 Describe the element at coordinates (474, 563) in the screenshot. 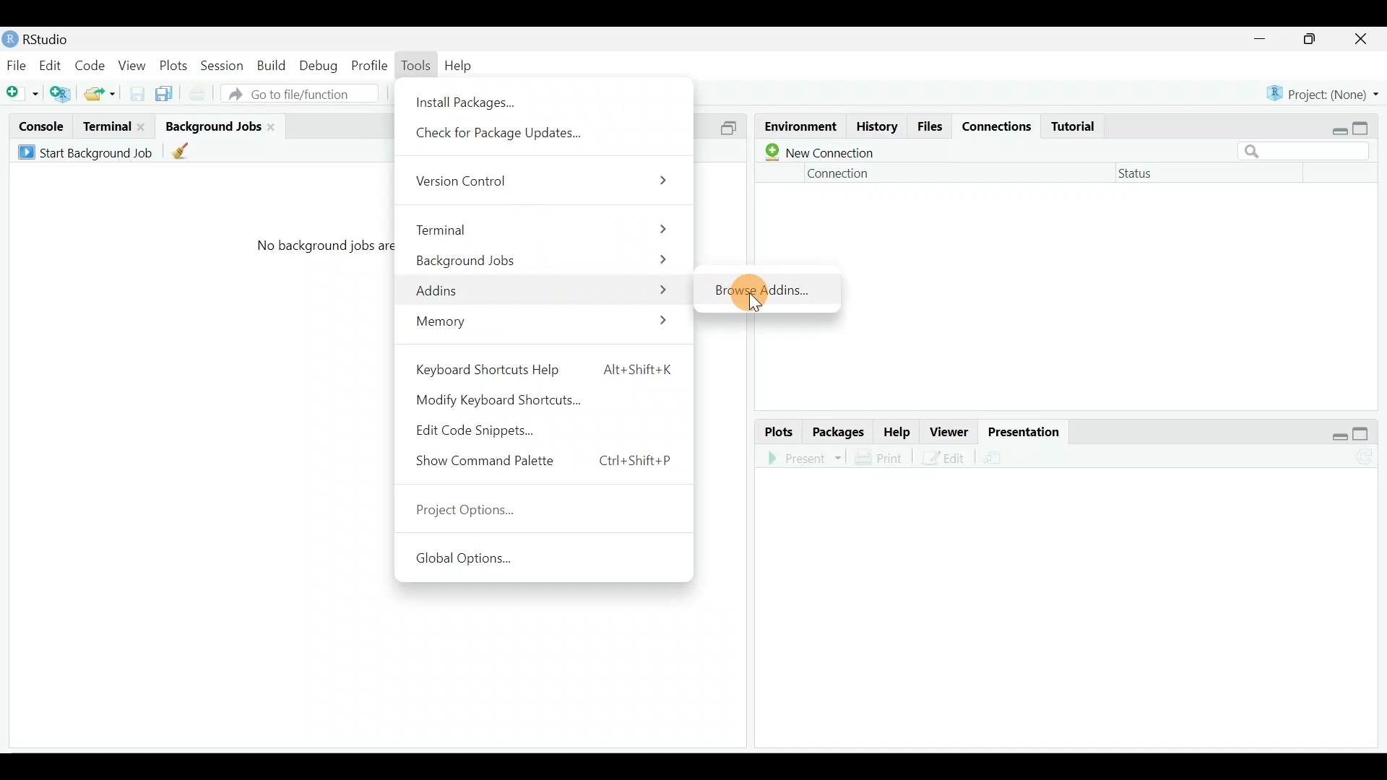

I see `Global Options...` at that location.